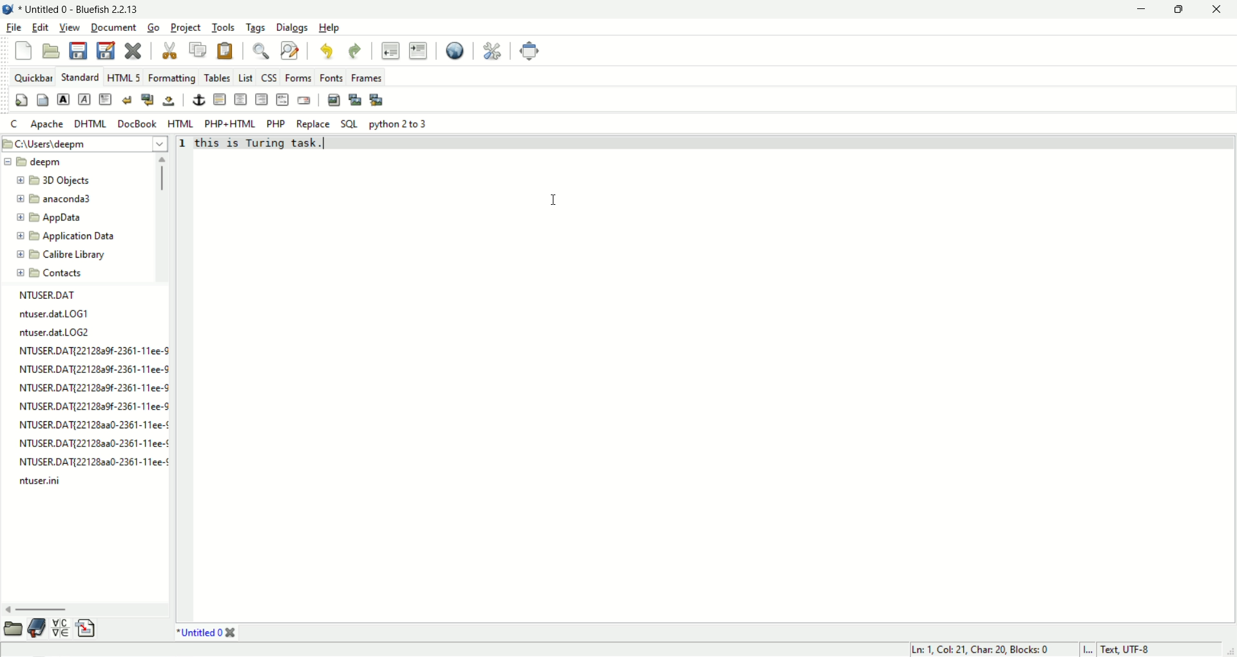 This screenshot has height=657, width=1237. Describe the element at coordinates (69, 28) in the screenshot. I see `view` at that location.